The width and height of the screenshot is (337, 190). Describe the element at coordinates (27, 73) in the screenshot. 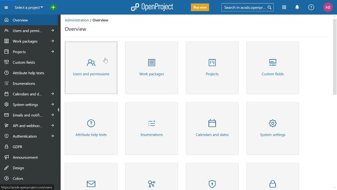

I see `Attribute help texts` at that location.